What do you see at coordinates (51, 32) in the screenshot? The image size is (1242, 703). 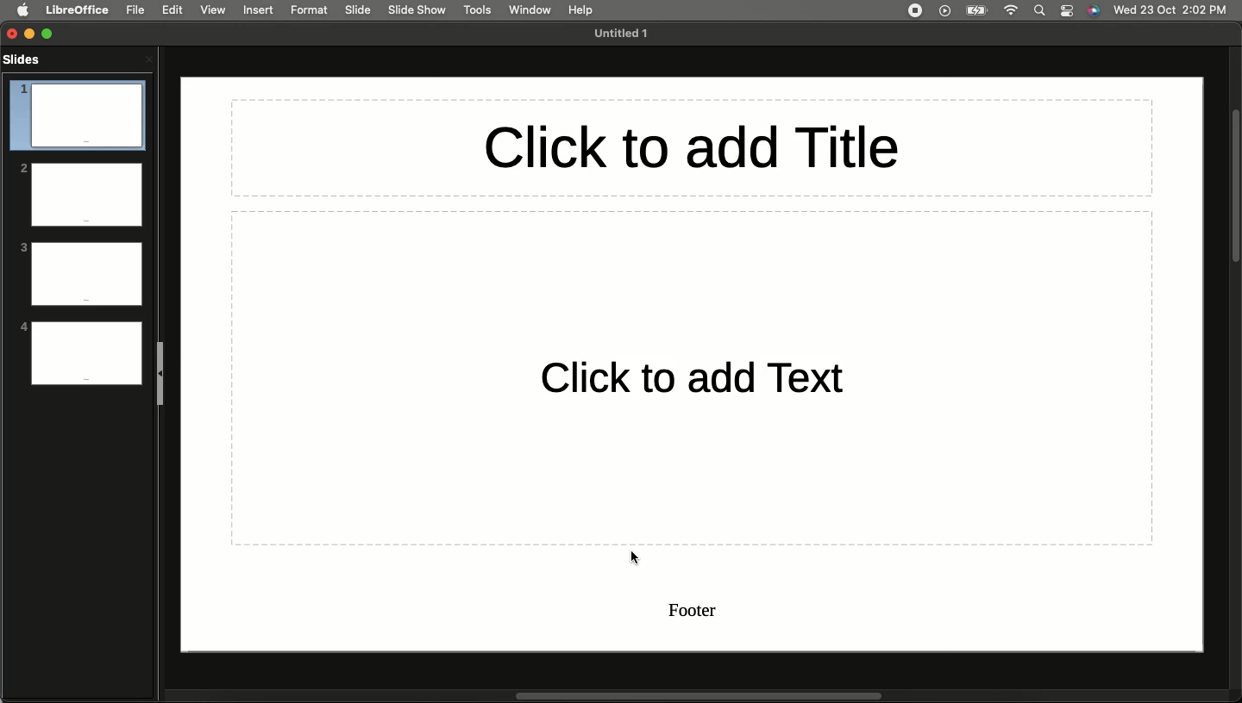 I see `Expand` at bounding box center [51, 32].